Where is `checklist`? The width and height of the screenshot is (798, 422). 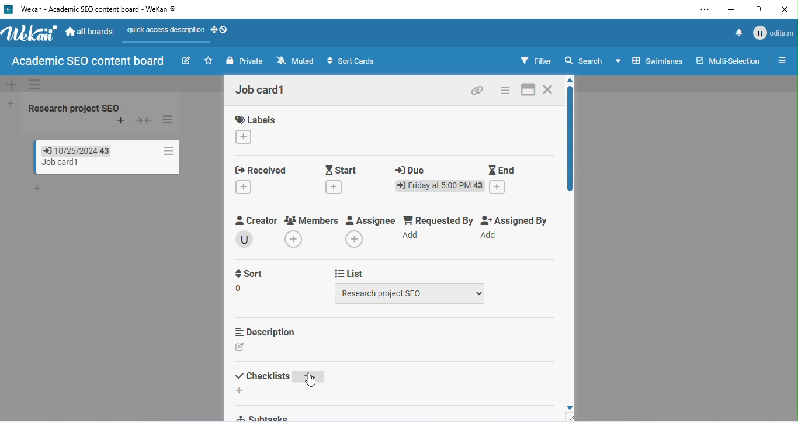
checklist is located at coordinates (263, 376).